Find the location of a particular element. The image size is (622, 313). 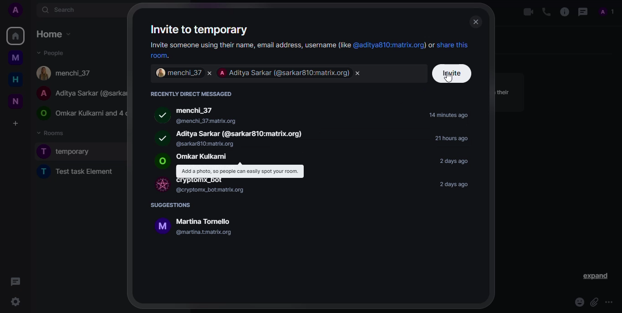

clear is located at coordinates (208, 73).